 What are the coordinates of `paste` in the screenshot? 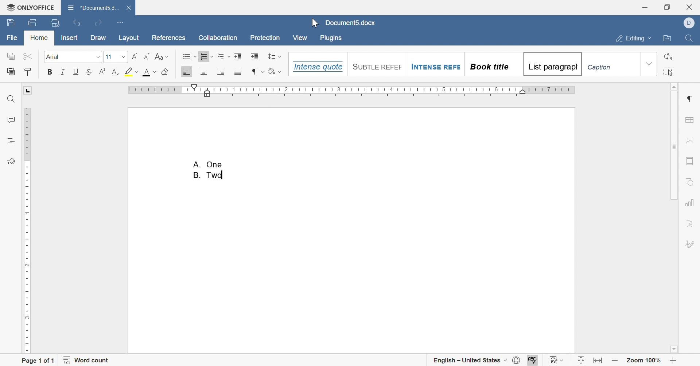 It's located at (11, 71).